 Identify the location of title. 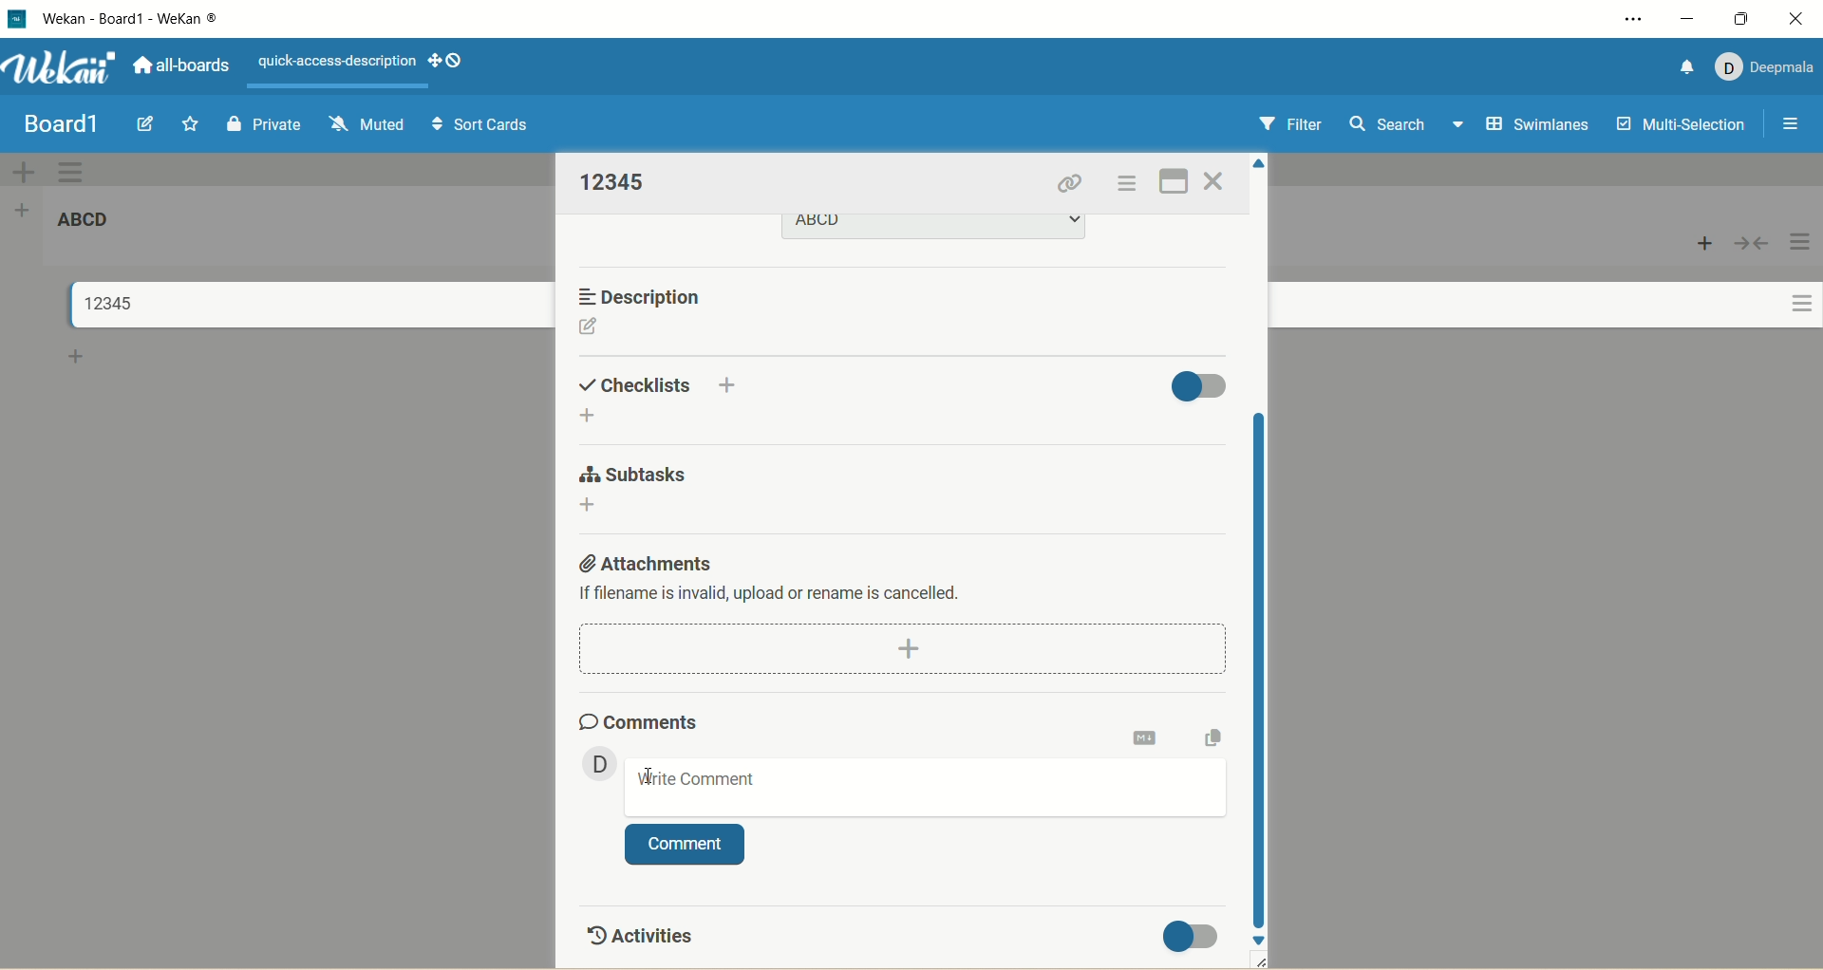
(100, 304).